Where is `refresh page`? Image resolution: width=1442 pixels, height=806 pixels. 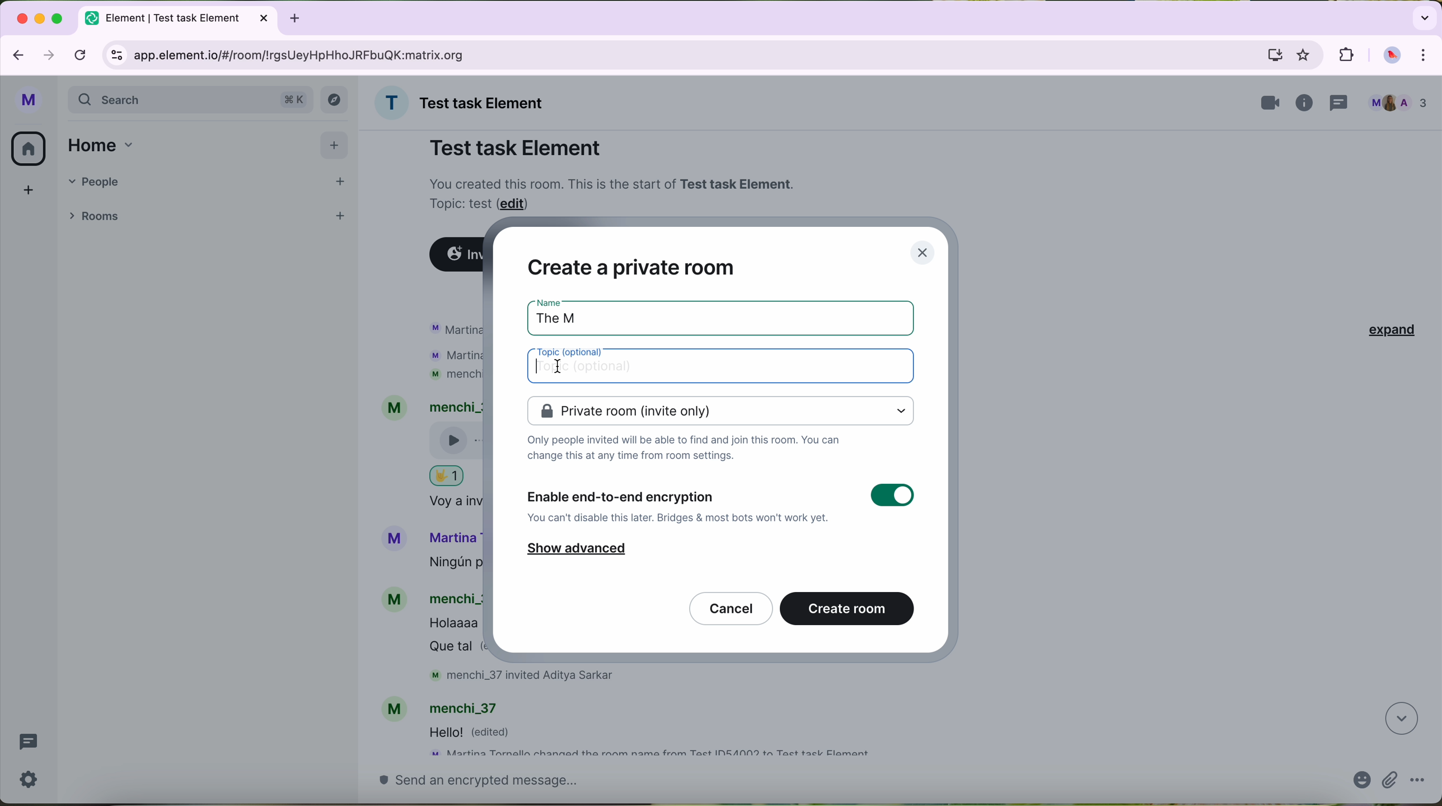 refresh page is located at coordinates (81, 54).